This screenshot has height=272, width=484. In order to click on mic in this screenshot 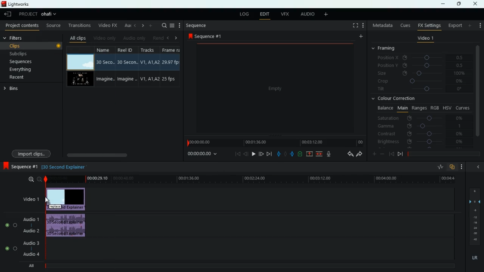, I will do `click(327, 154)`.